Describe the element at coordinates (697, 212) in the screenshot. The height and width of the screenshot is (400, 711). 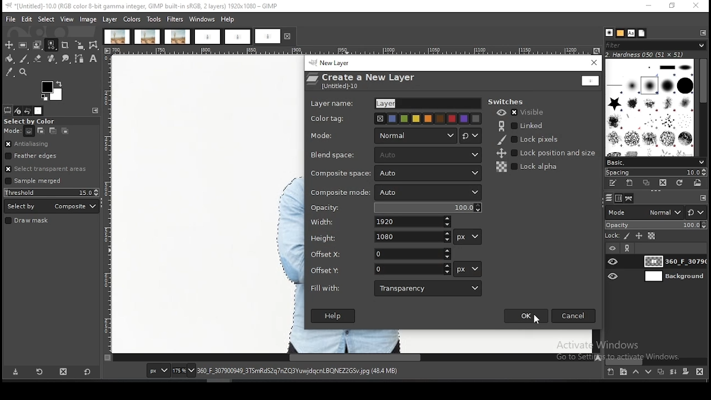
I see `reset` at that location.